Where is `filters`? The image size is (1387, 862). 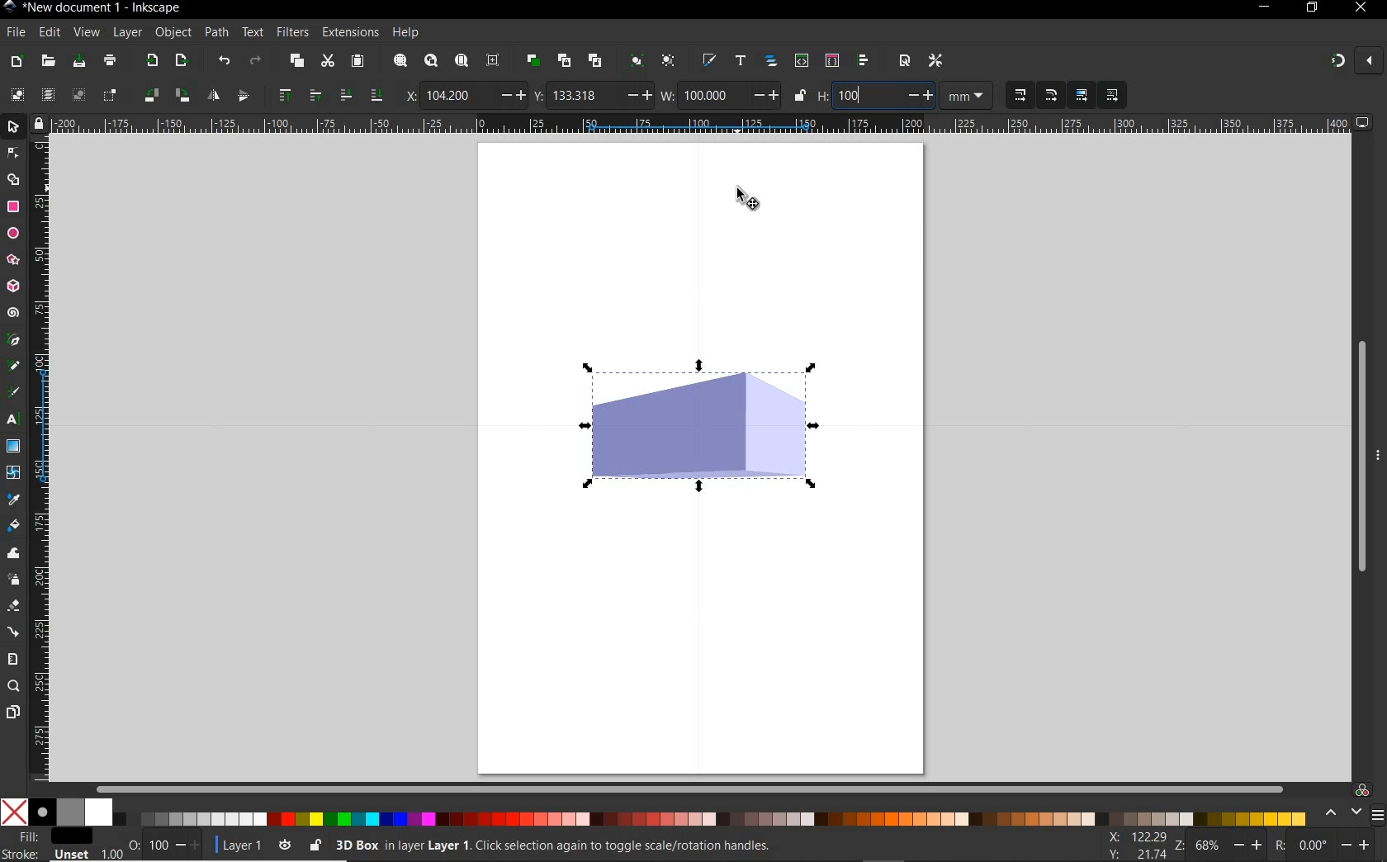
filters is located at coordinates (294, 32).